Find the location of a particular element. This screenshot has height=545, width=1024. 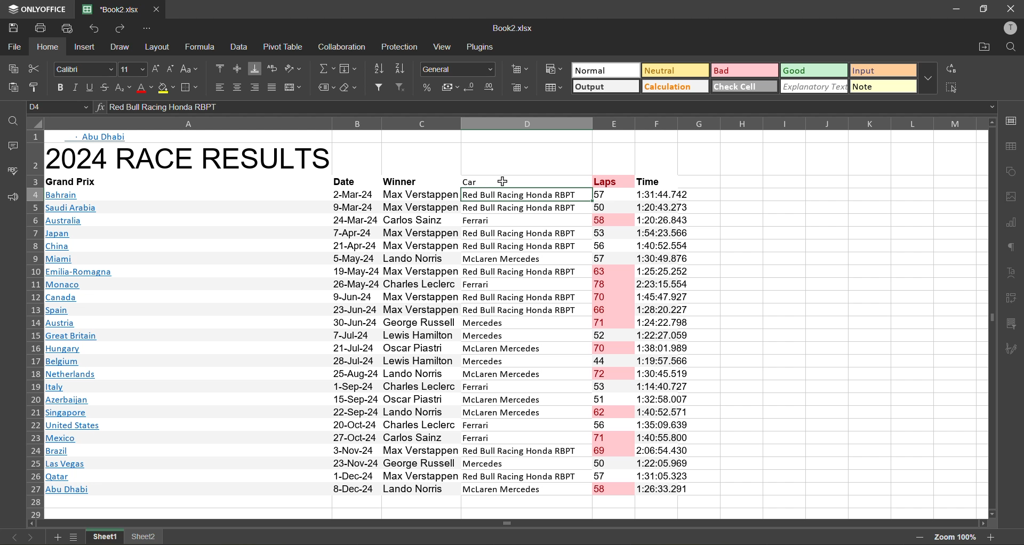

increment size is located at coordinates (156, 69).